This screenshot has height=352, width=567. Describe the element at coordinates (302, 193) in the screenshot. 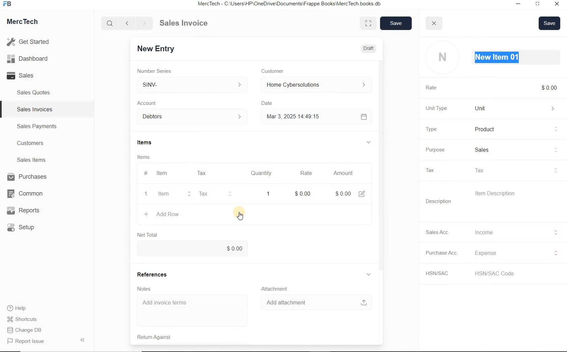

I see `rate: $0.00` at that location.